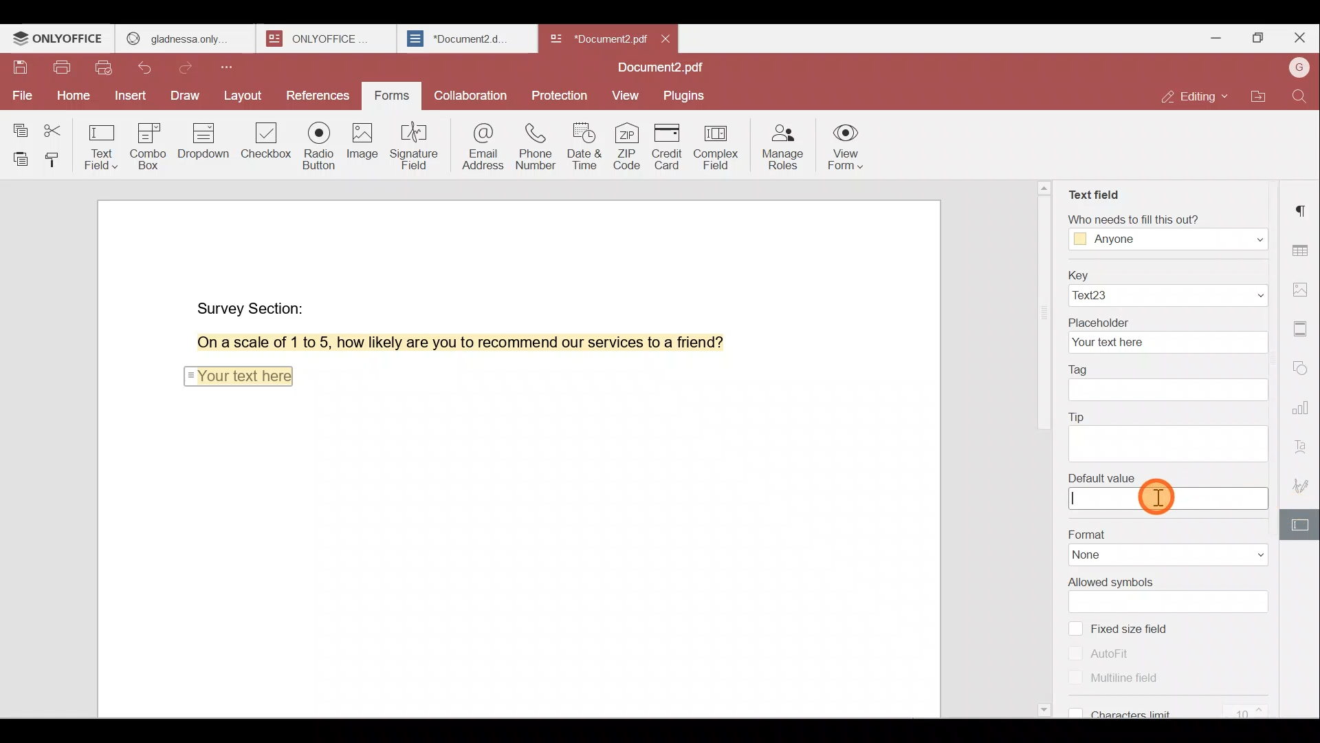 Image resolution: width=1320 pixels, height=743 pixels. Describe the element at coordinates (232, 67) in the screenshot. I see `Customize quick access toolbar` at that location.